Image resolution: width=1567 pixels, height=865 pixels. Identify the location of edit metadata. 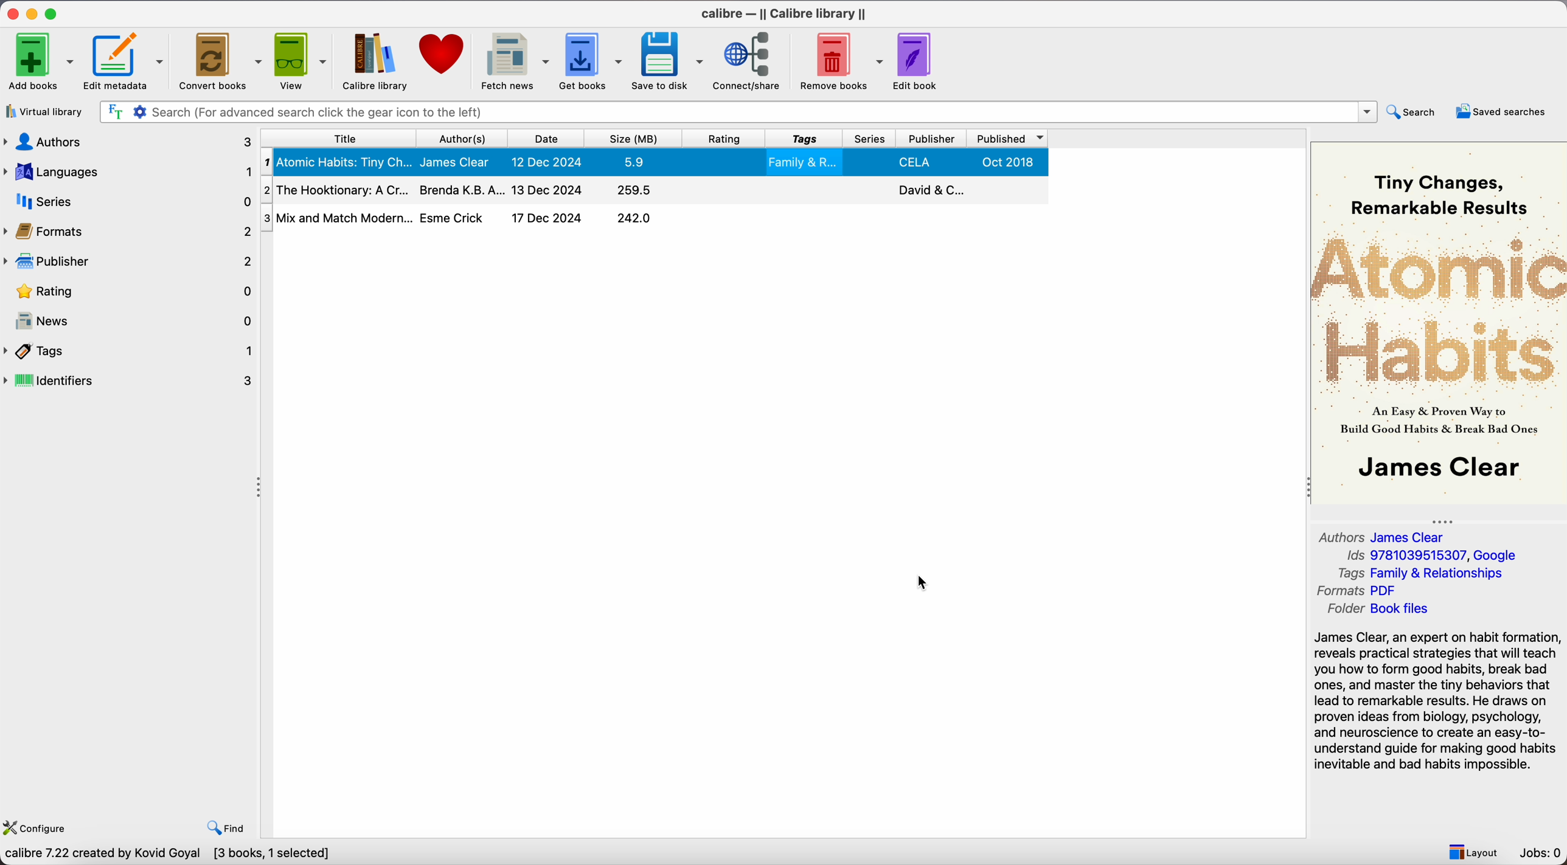
(125, 61).